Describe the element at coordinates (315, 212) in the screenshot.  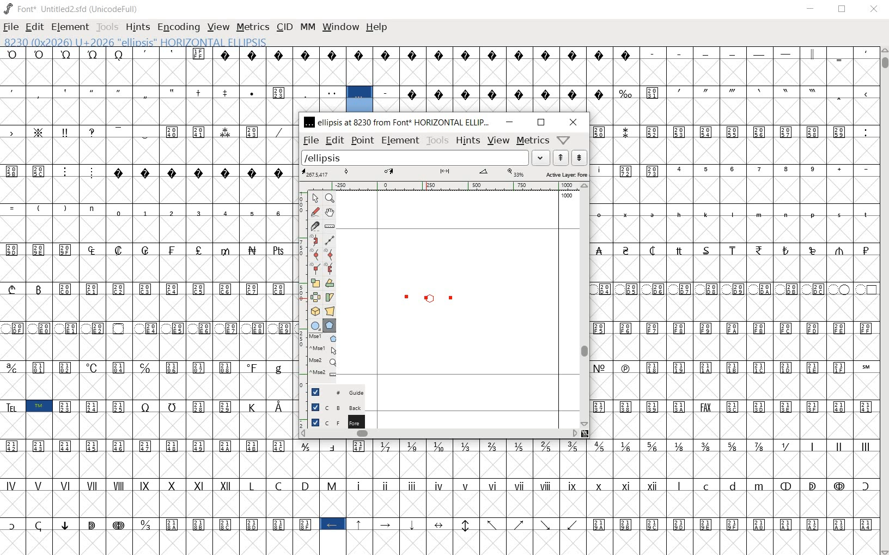
I see `draw a freehand curve` at that location.